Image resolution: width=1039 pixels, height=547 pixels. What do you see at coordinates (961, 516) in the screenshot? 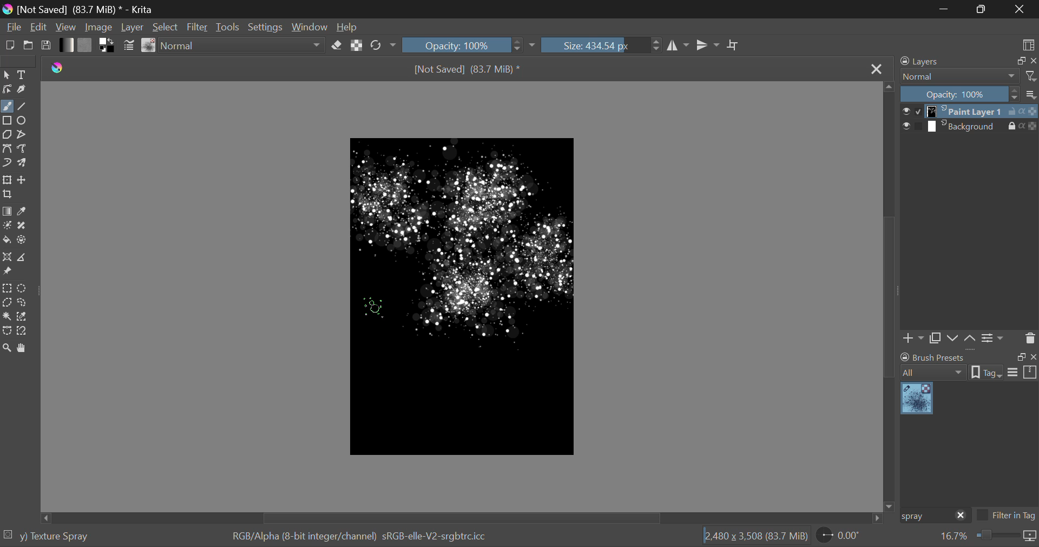
I see `close` at bounding box center [961, 516].